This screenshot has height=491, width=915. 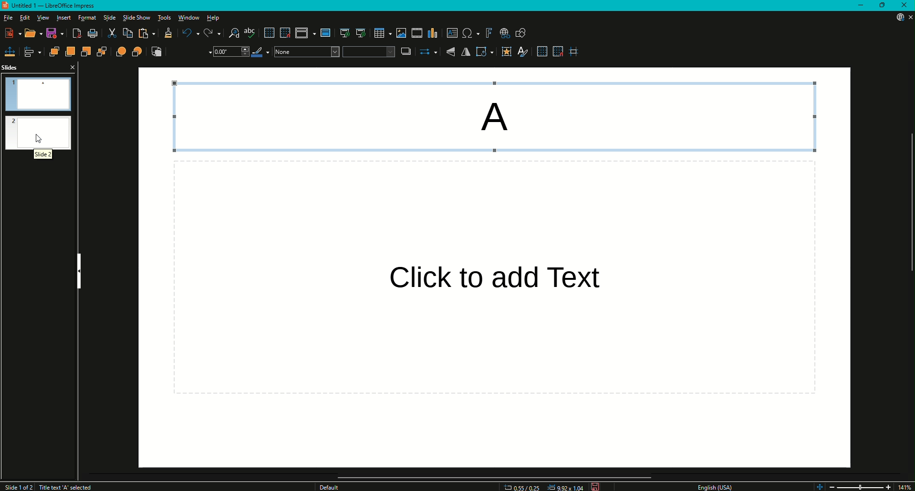 What do you see at coordinates (125, 33) in the screenshot?
I see `Copy` at bounding box center [125, 33].